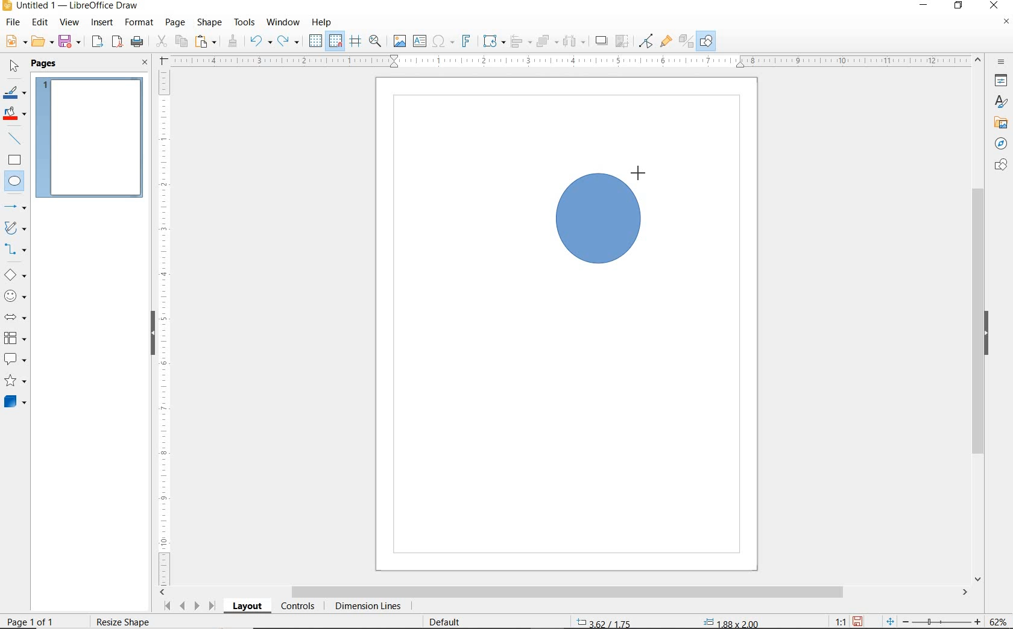 This screenshot has width=1013, height=629. What do you see at coordinates (926, 6) in the screenshot?
I see `MINIMIZE` at bounding box center [926, 6].